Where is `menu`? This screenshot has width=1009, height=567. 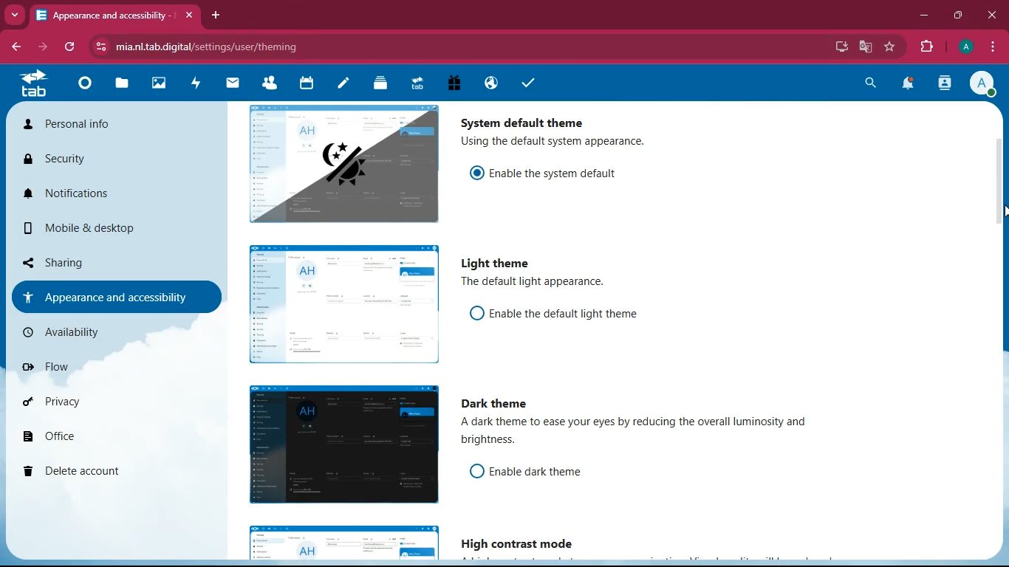 menu is located at coordinates (993, 47).